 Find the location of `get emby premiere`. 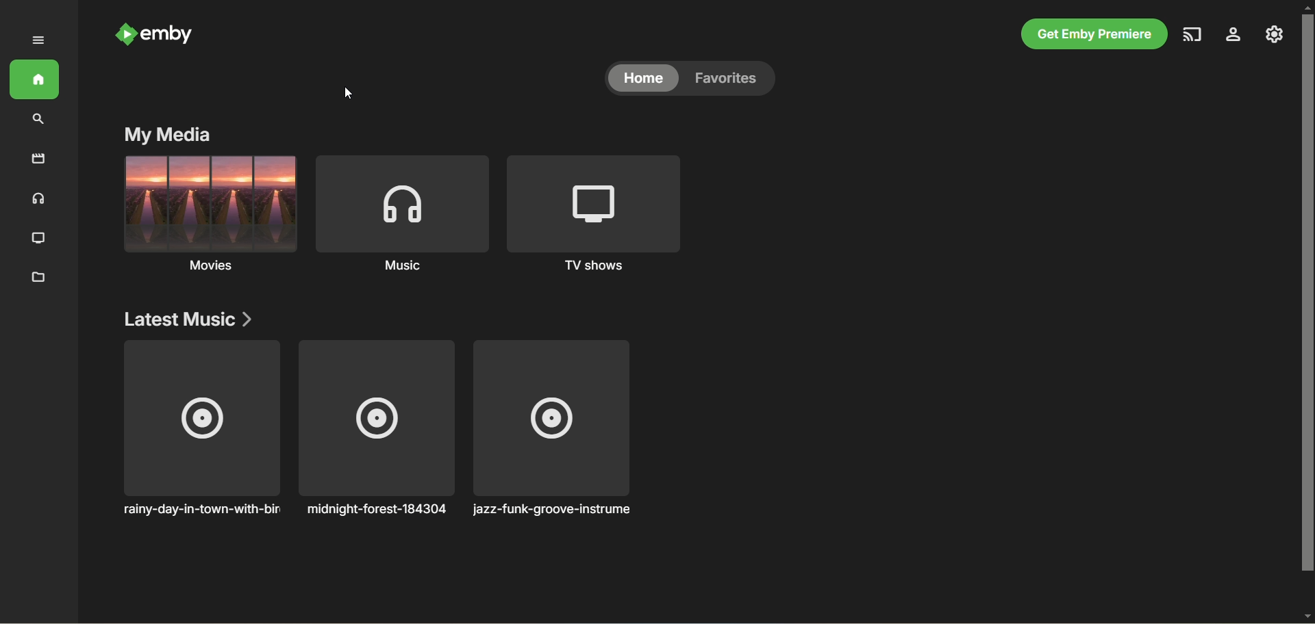

get emby premiere is located at coordinates (1096, 34).